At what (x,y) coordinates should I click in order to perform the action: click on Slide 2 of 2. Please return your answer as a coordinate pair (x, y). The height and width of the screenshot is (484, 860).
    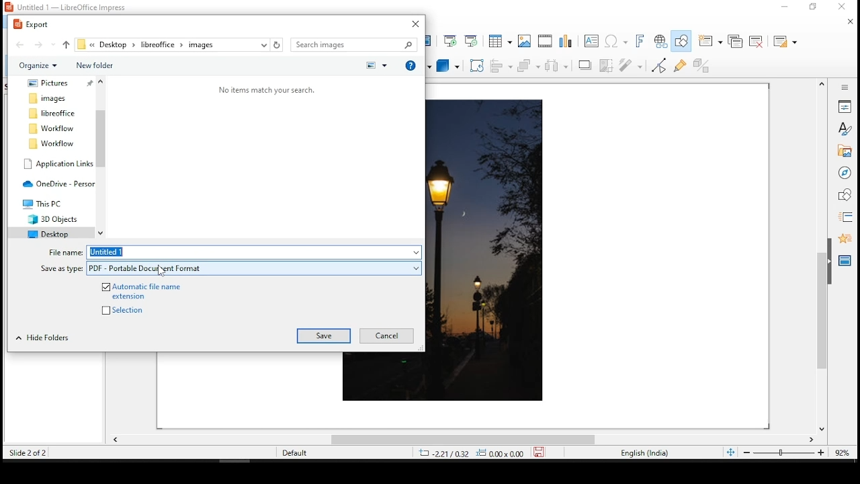
    Looking at the image, I should click on (26, 452).